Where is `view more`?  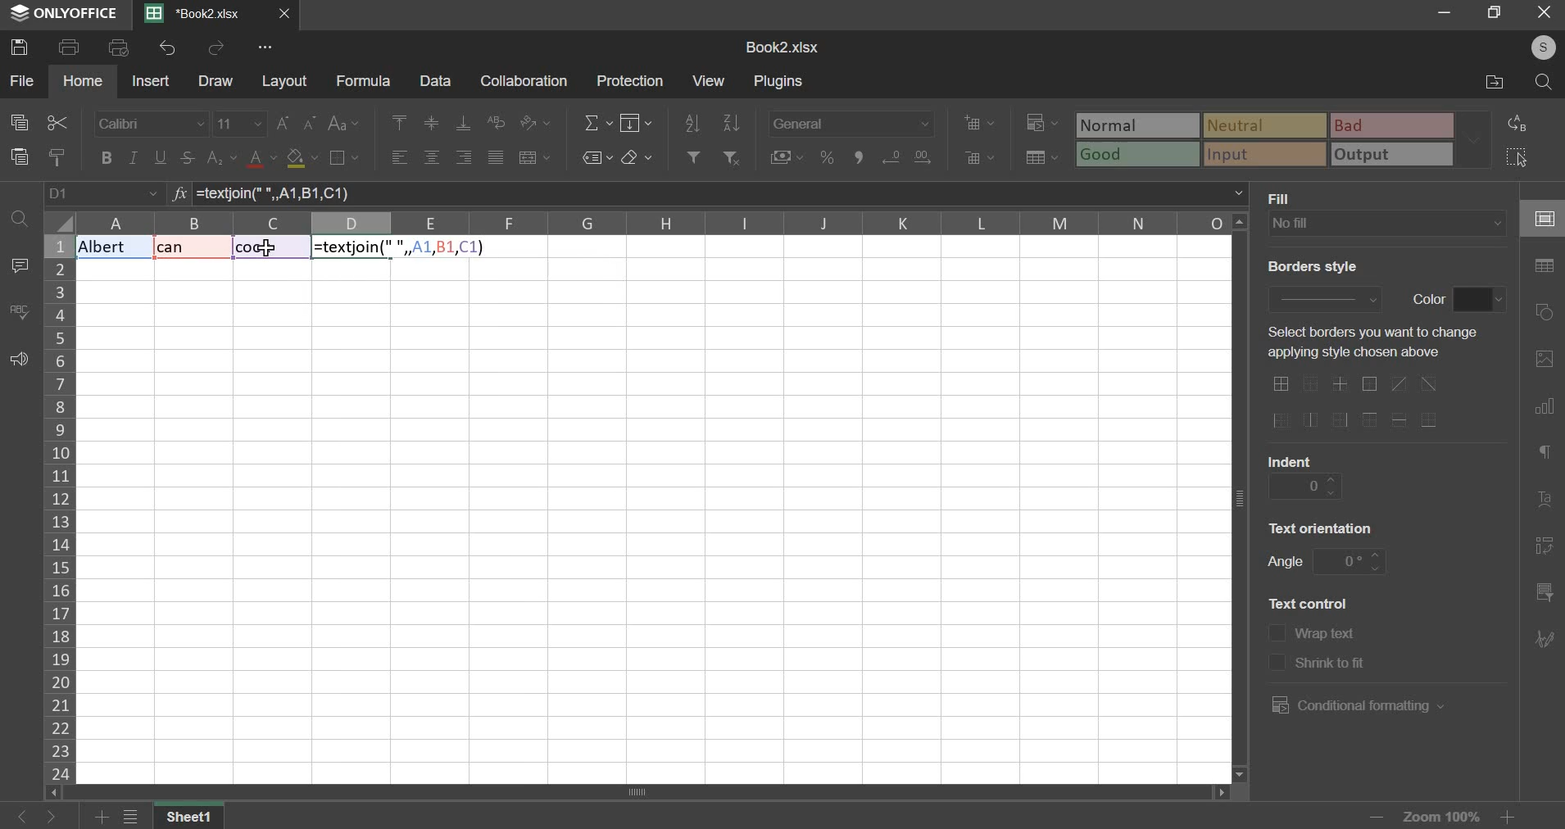 view more is located at coordinates (267, 48).